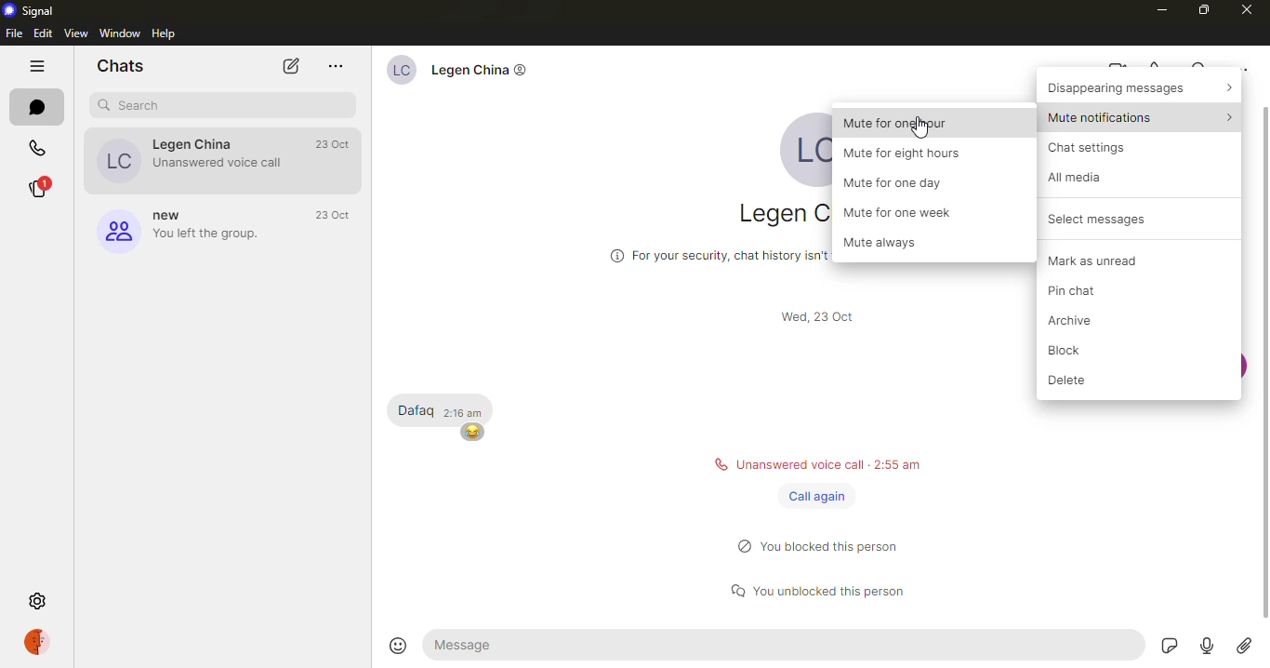  I want to click on delete, so click(1080, 382).